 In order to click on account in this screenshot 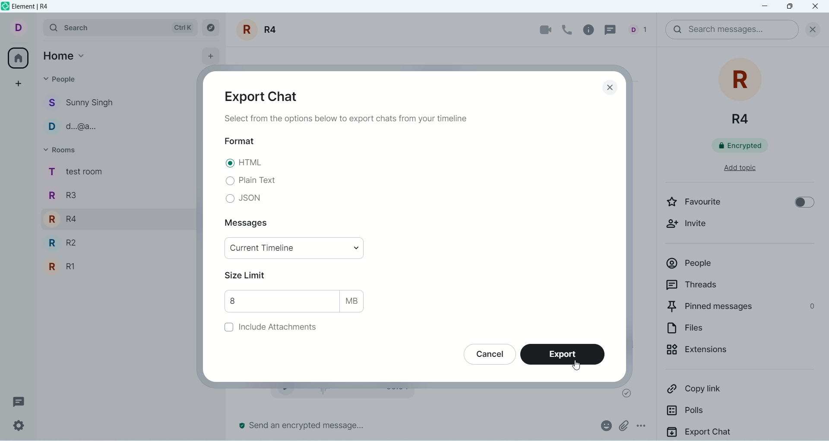, I will do `click(17, 27)`.